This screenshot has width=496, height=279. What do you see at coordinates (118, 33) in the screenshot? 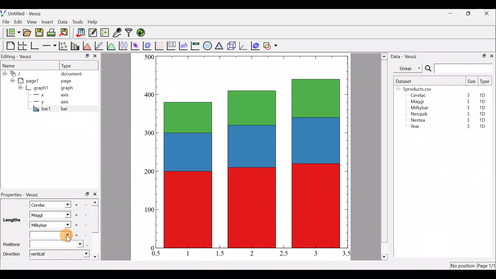
I see `Capture remote data` at bounding box center [118, 33].